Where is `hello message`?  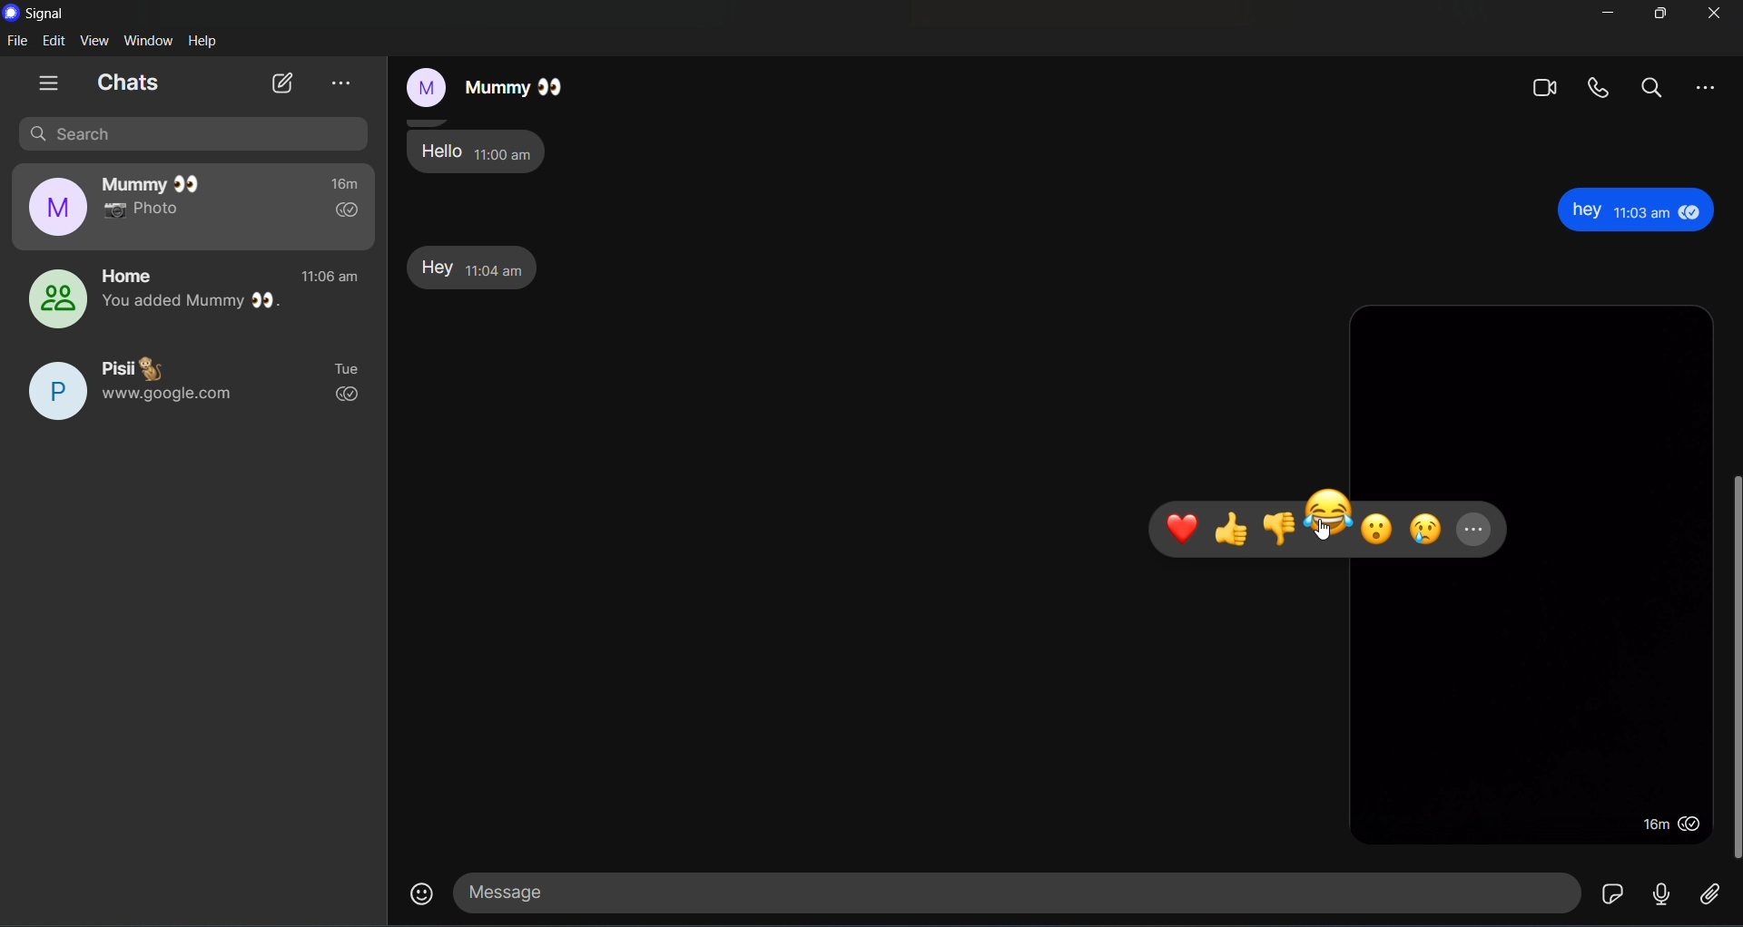
hello message is located at coordinates (478, 150).